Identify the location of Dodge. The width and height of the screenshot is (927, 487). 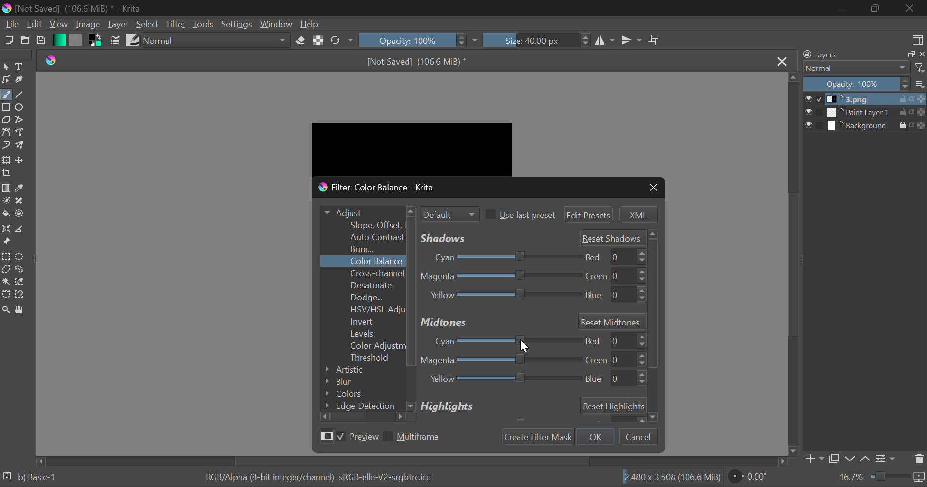
(362, 297).